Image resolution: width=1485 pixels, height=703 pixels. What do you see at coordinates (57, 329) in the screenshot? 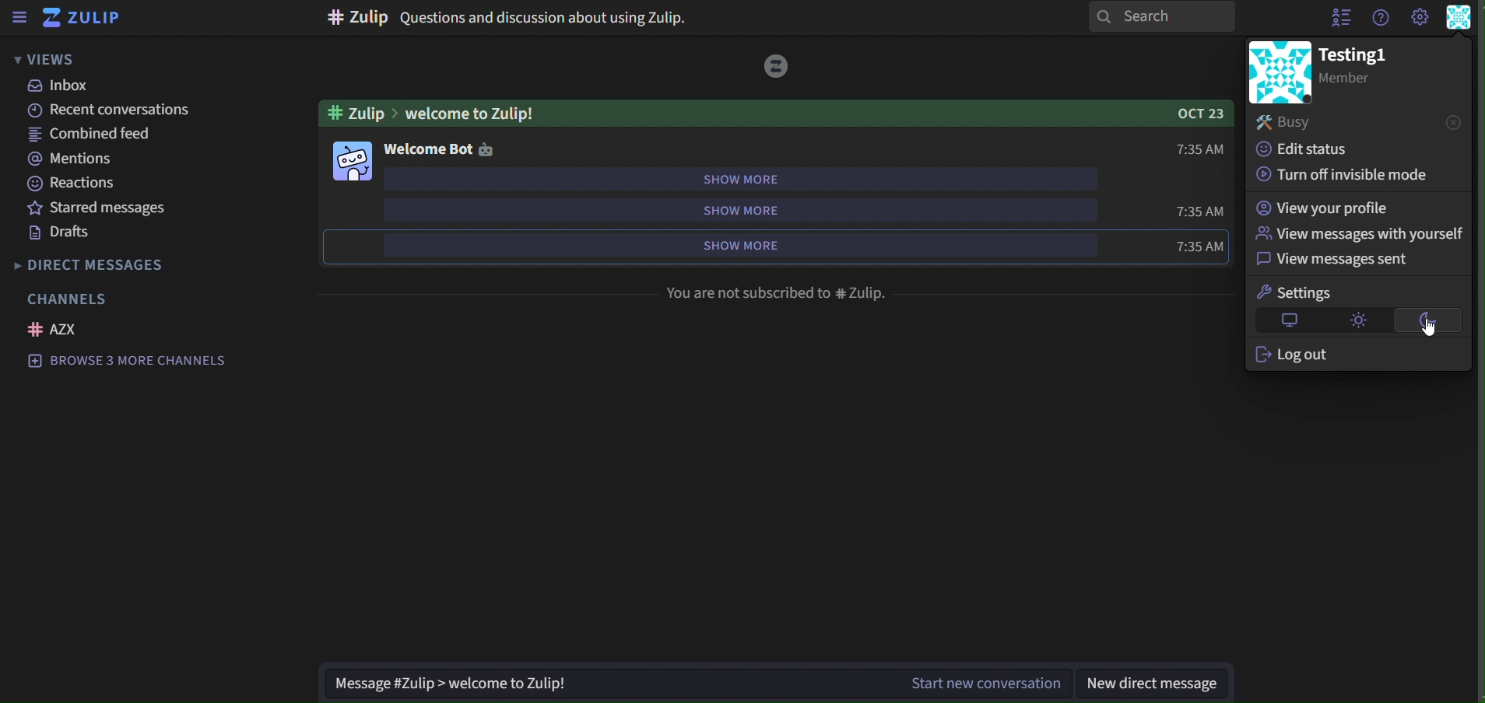
I see `AZX` at bounding box center [57, 329].